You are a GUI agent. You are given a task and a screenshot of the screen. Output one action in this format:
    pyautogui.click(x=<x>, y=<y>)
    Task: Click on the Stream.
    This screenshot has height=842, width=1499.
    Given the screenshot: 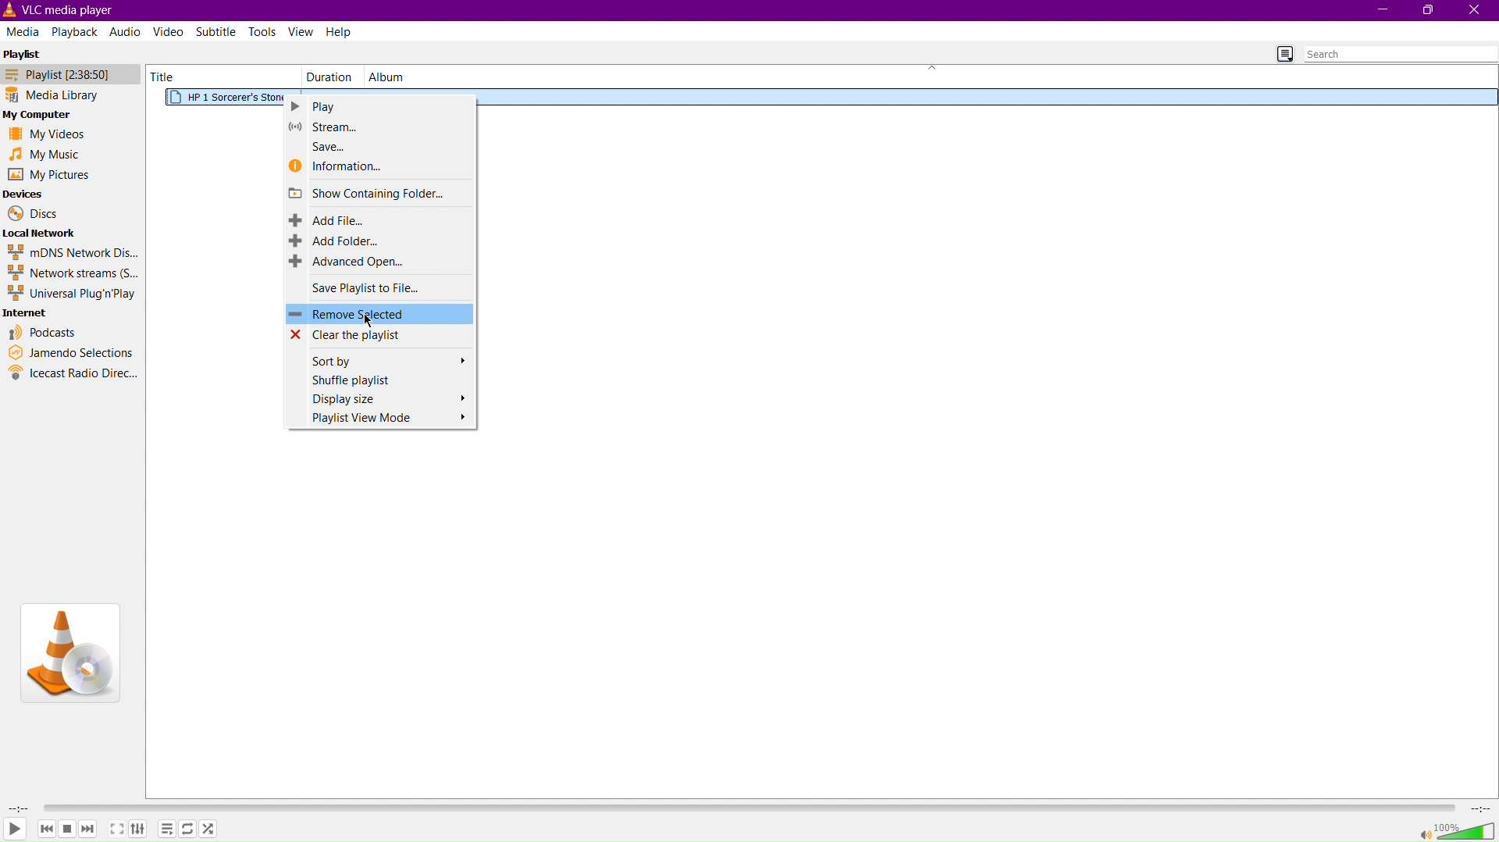 What is the action you would take?
    pyautogui.click(x=383, y=127)
    